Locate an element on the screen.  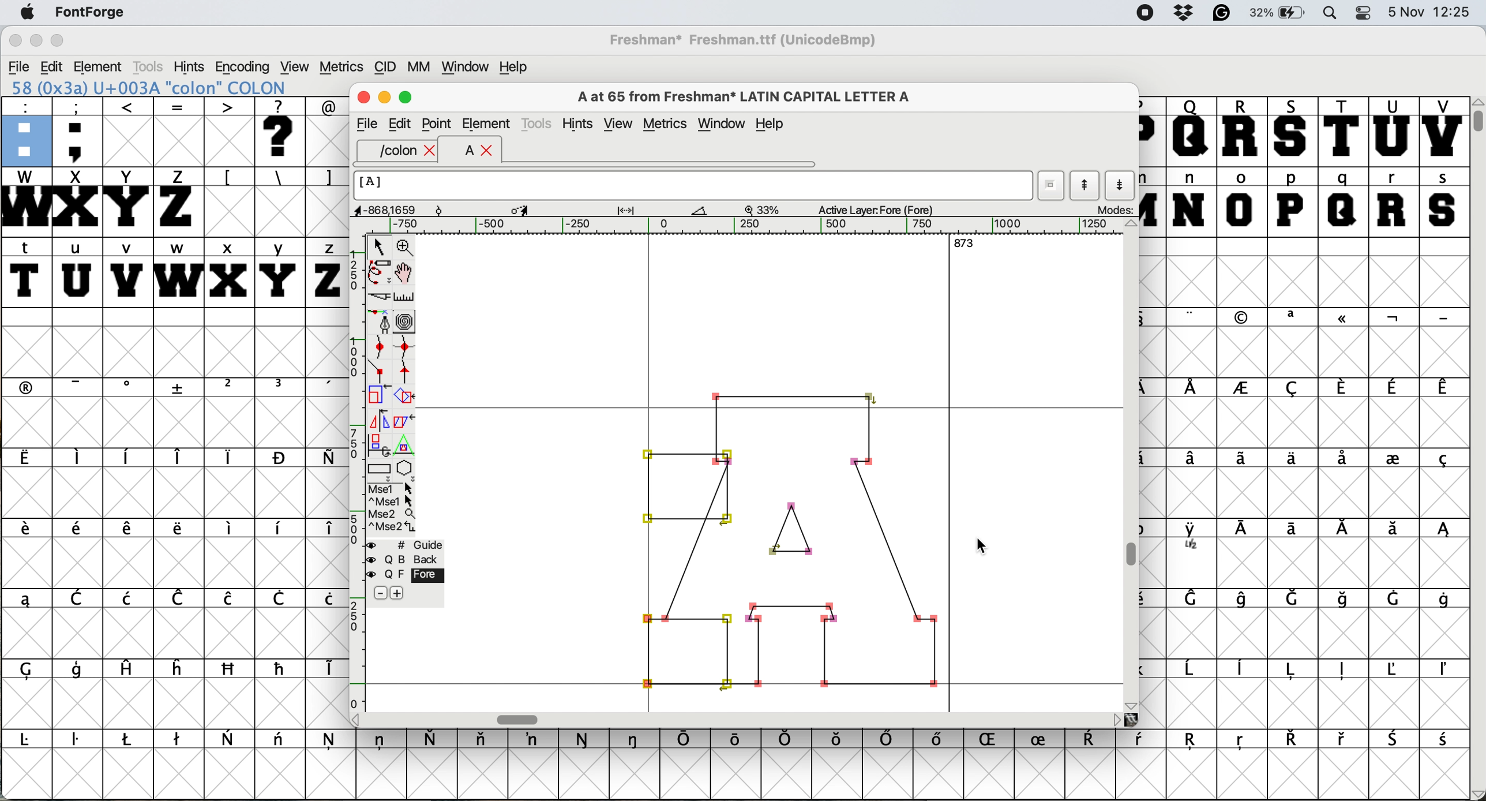
u is located at coordinates (77, 274).